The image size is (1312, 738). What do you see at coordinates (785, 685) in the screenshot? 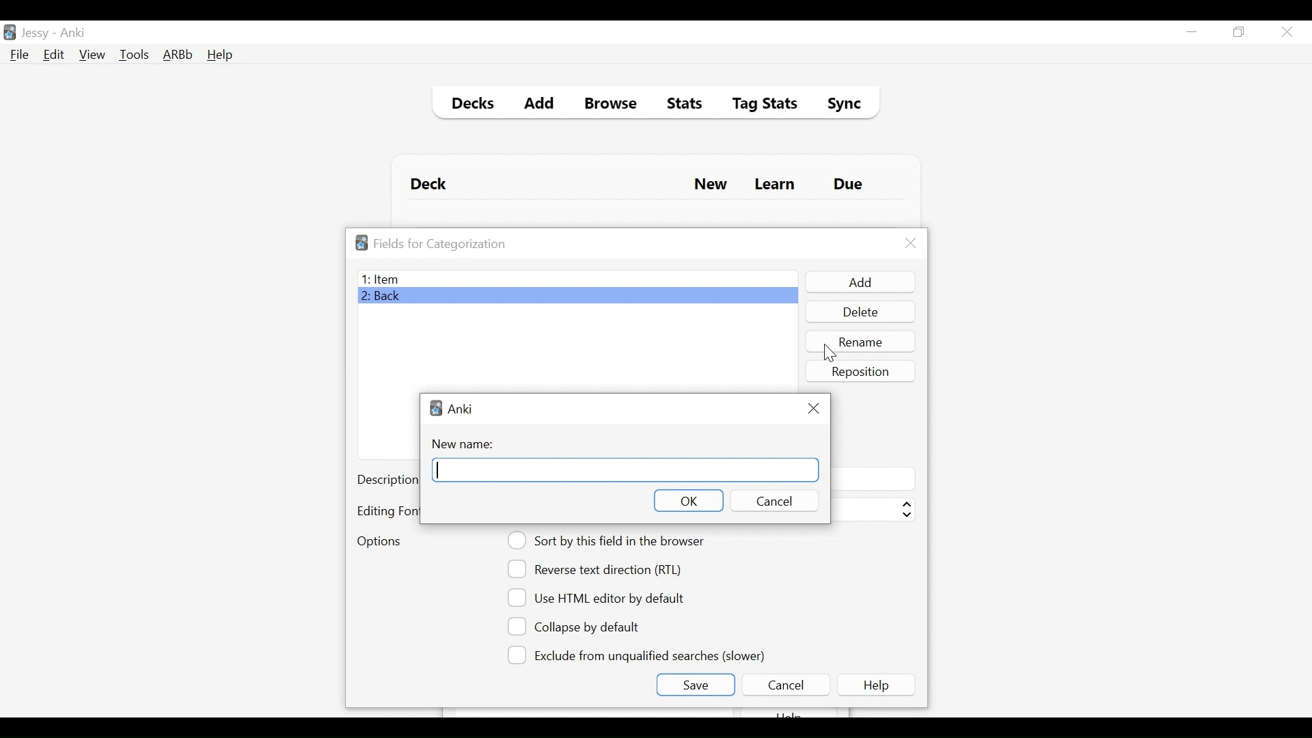
I see `Cancel` at bounding box center [785, 685].